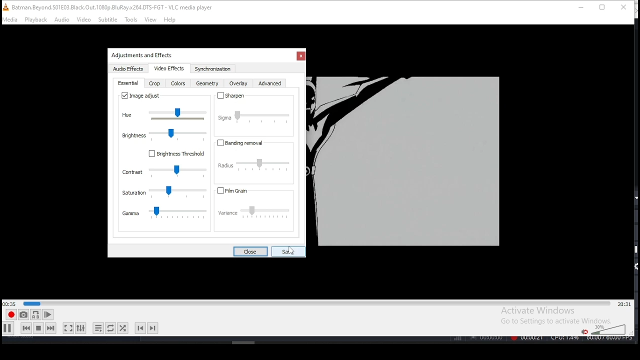 This screenshot has width=640, height=360. Describe the element at coordinates (164, 133) in the screenshot. I see `brightness` at that location.